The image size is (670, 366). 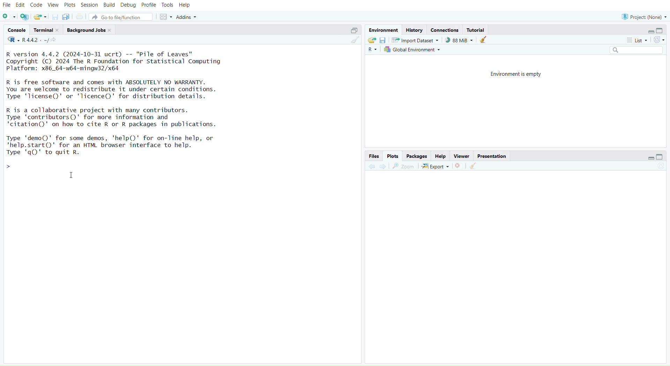 What do you see at coordinates (167, 5) in the screenshot?
I see `tools` at bounding box center [167, 5].